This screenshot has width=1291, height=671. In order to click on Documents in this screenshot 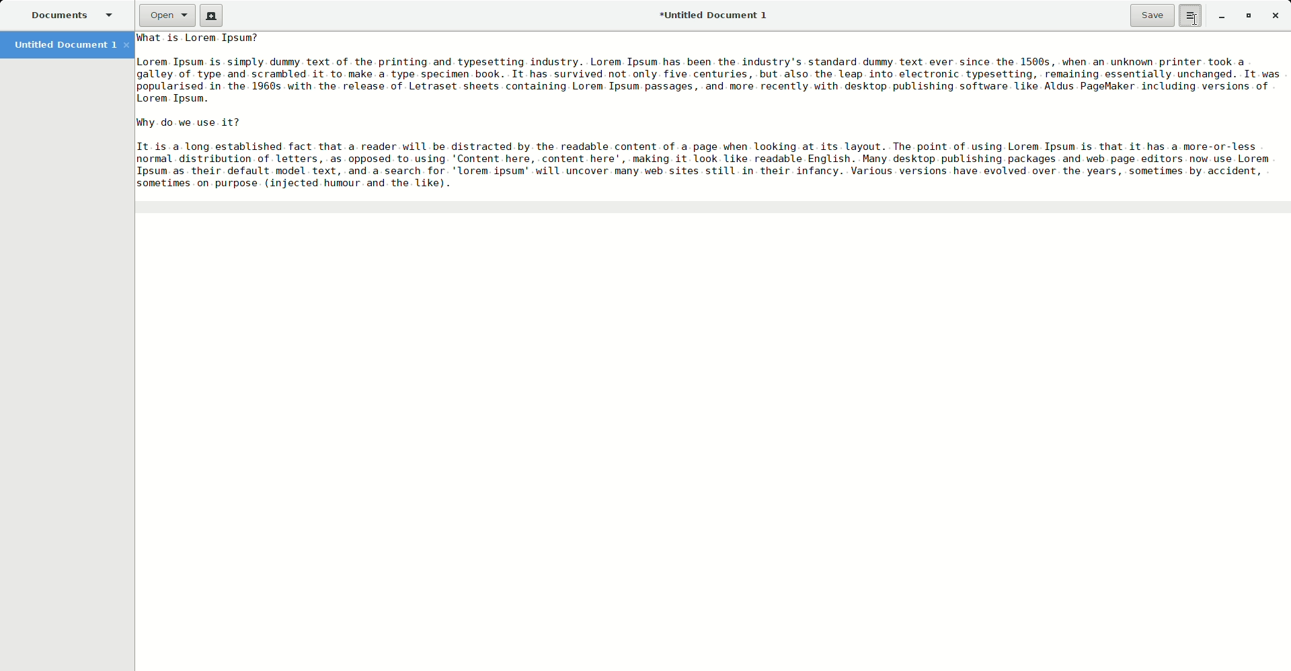, I will do `click(73, 16)`.